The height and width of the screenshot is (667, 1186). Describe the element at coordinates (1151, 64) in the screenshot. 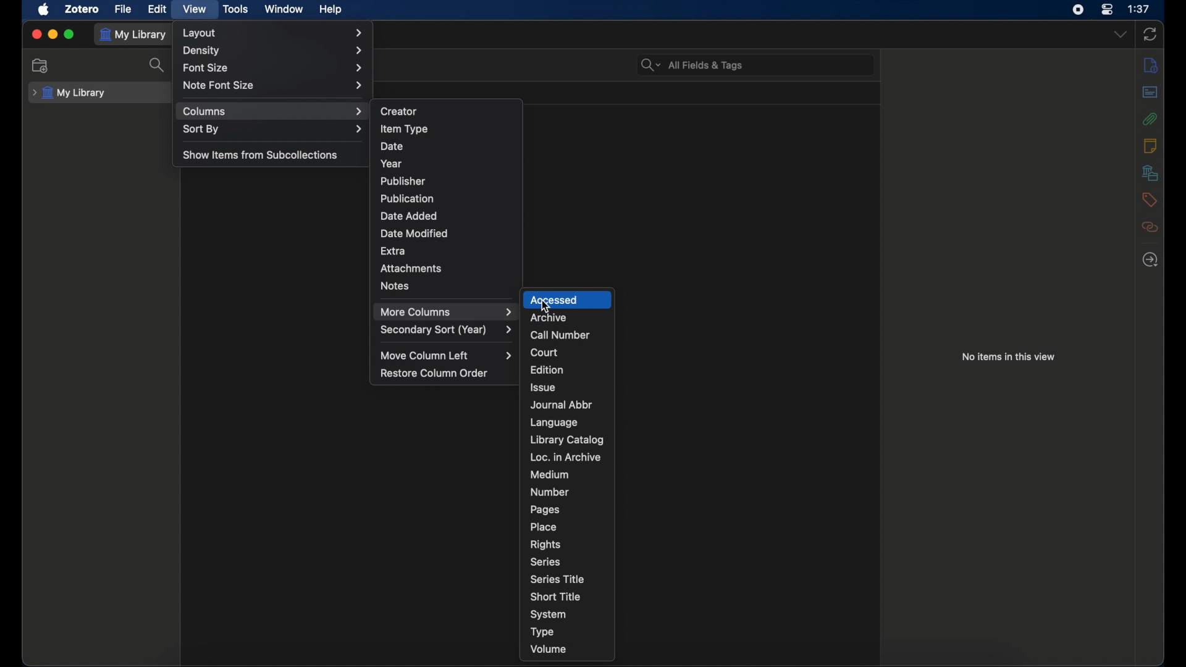

I see `info` at that location.